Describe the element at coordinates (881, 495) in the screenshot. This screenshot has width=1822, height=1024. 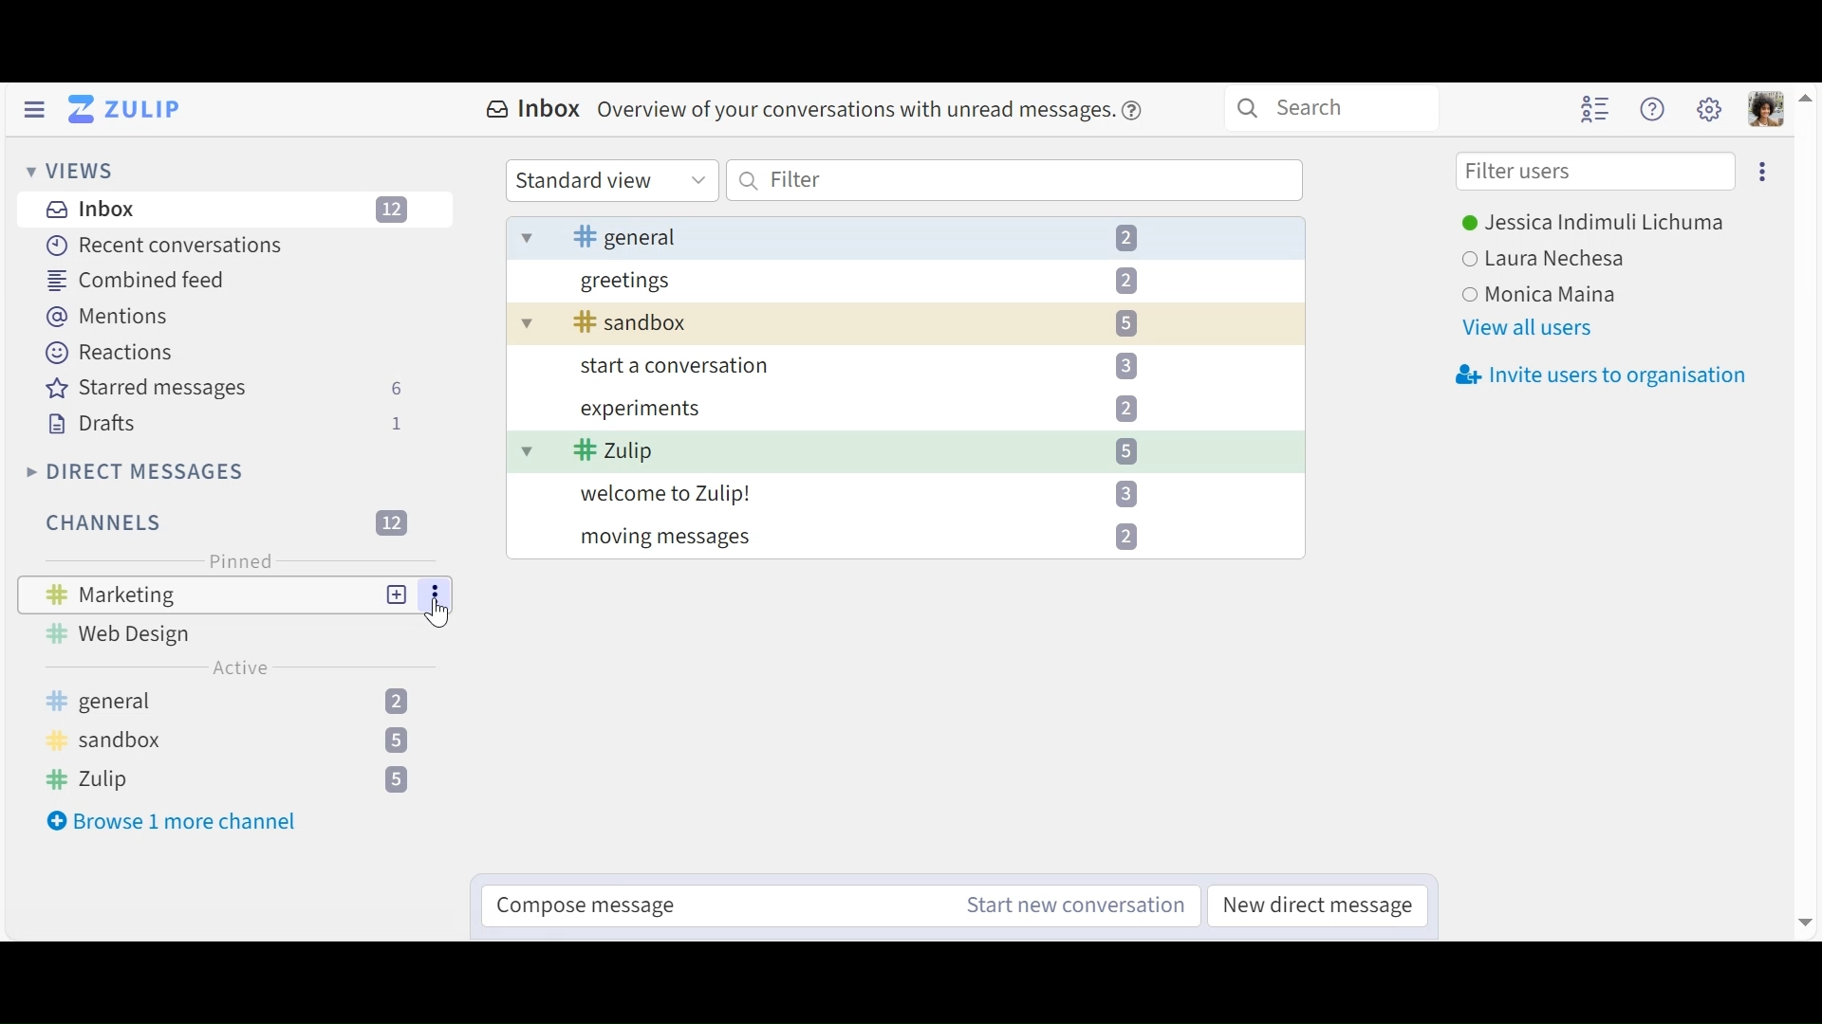
I see `welcome to Zulip!` at that location.